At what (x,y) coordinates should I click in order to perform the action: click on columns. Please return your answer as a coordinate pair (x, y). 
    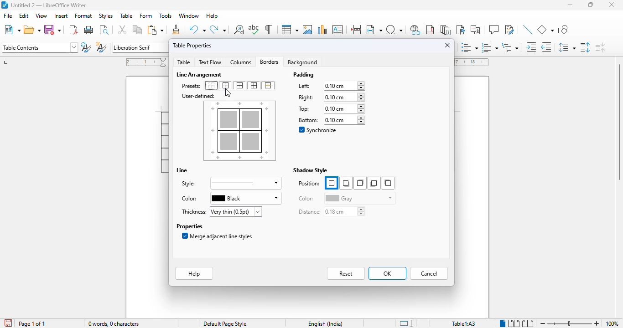
    Looking at the image, I should click on (240, 61).